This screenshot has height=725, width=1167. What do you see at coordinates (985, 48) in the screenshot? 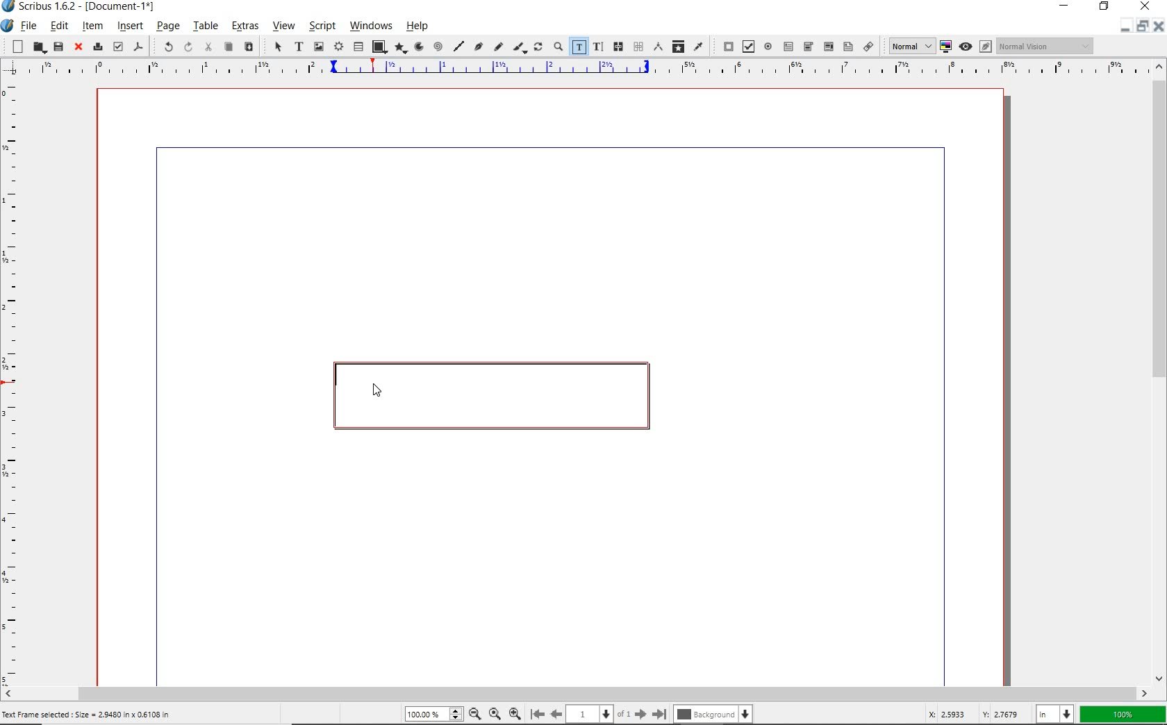
I see `Edit in preview mode` at bounding box center [985, 48].